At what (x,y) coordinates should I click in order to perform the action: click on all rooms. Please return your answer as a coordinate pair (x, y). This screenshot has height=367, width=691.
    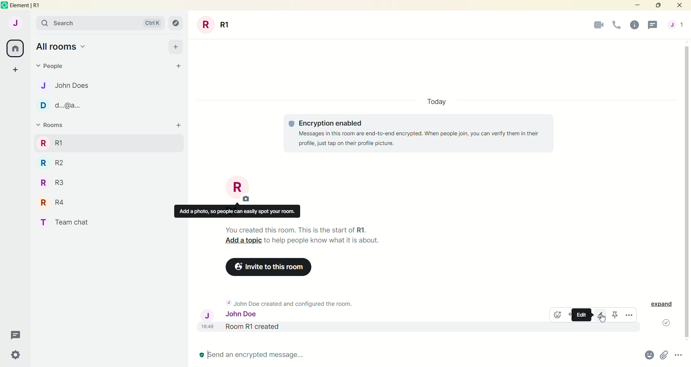
    Looking at the image, I should click on (66, 47).